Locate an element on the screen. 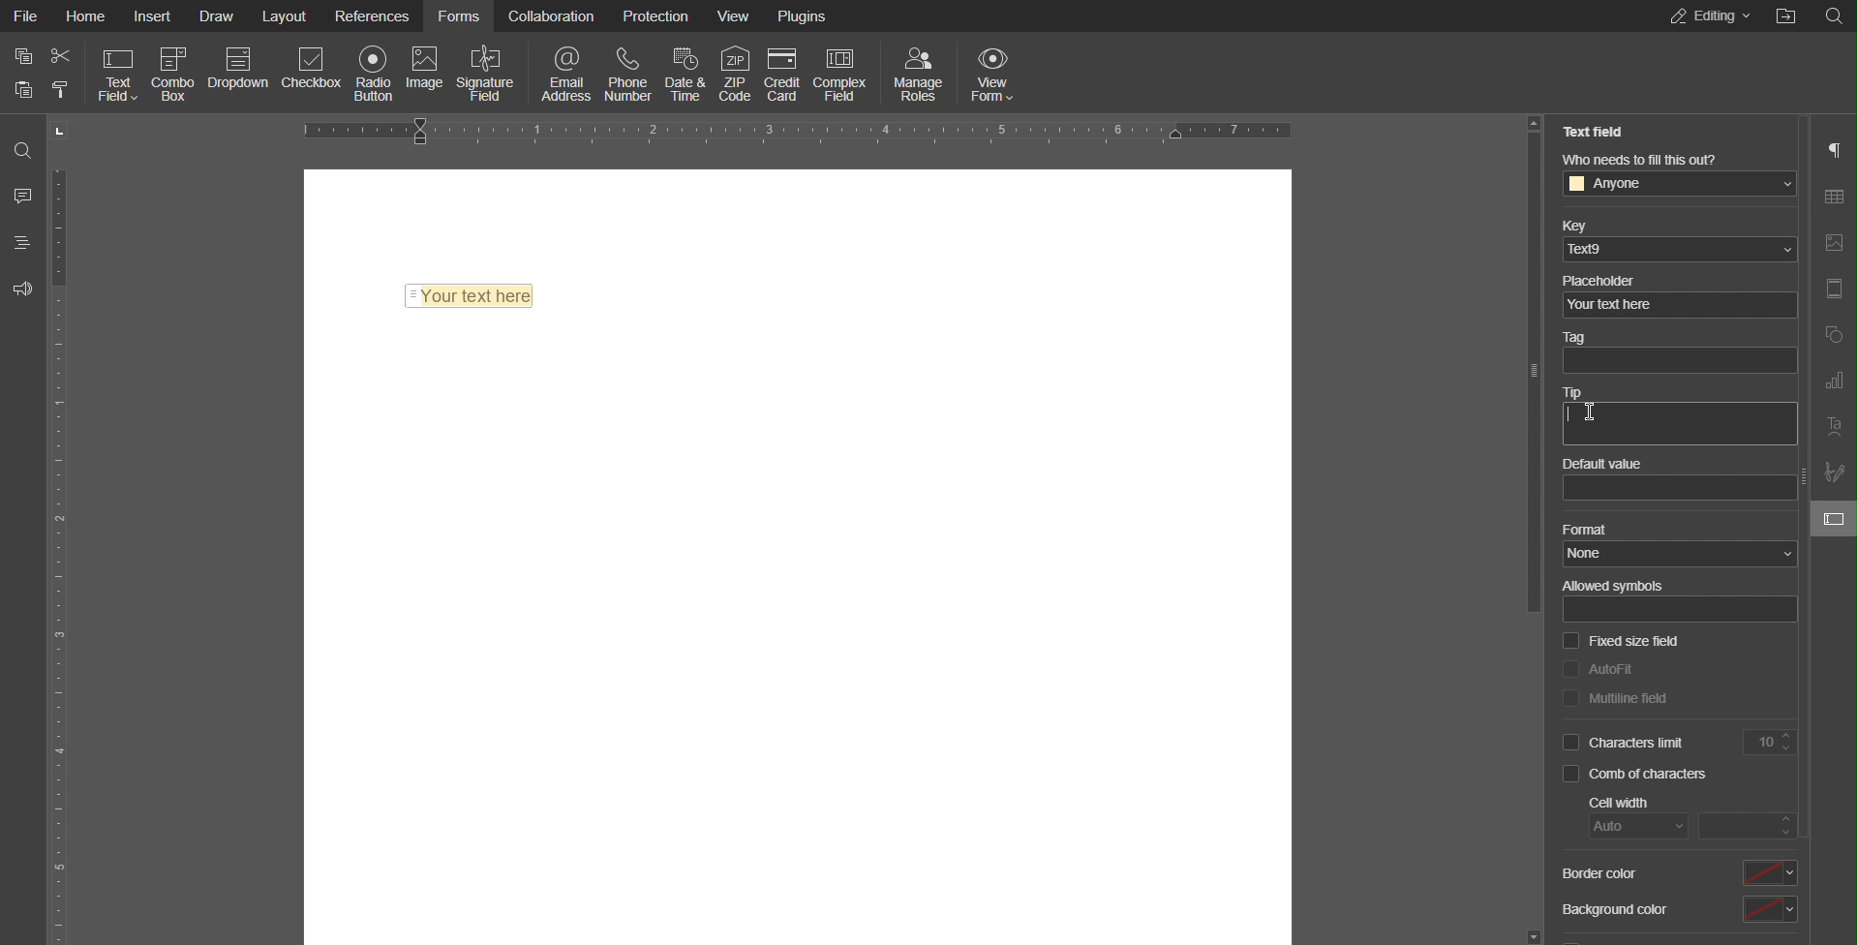 The width and height of the screenshot is (1857, 945). Shape Settings is located at coordinates (1833, 331).